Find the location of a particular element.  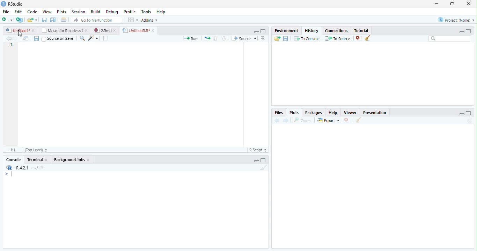

Files is located at coordinates (279, 112).